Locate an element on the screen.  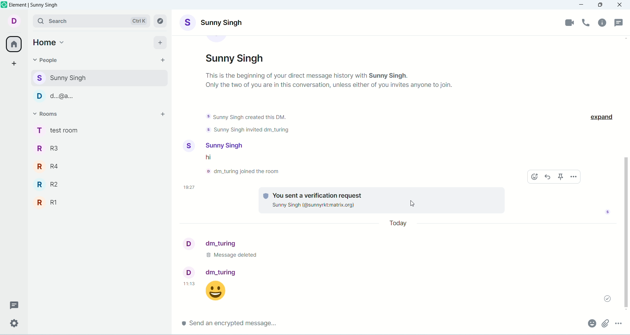
time is located at coordinates (190, 186).